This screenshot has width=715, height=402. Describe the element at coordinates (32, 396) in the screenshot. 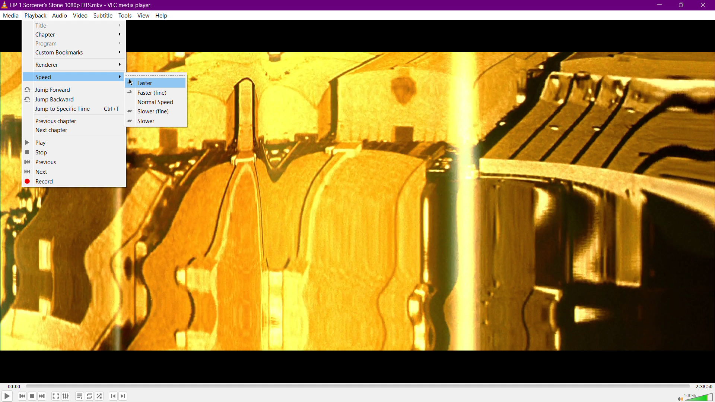

I see `Stop` at that location.